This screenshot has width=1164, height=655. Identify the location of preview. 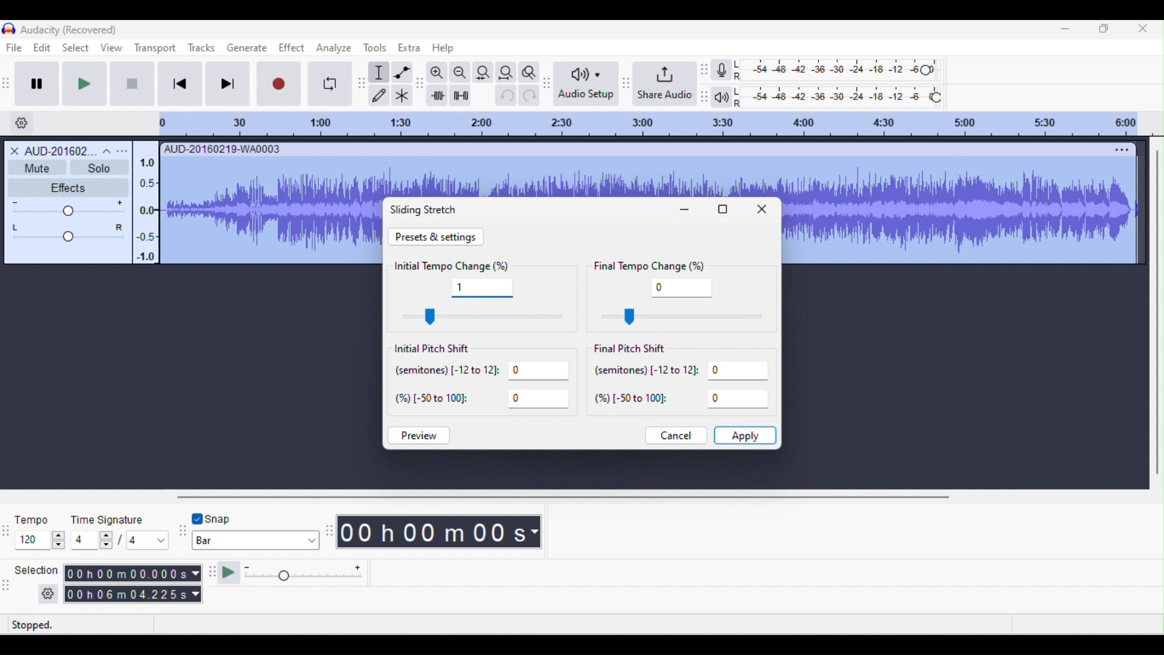
(421, 437).